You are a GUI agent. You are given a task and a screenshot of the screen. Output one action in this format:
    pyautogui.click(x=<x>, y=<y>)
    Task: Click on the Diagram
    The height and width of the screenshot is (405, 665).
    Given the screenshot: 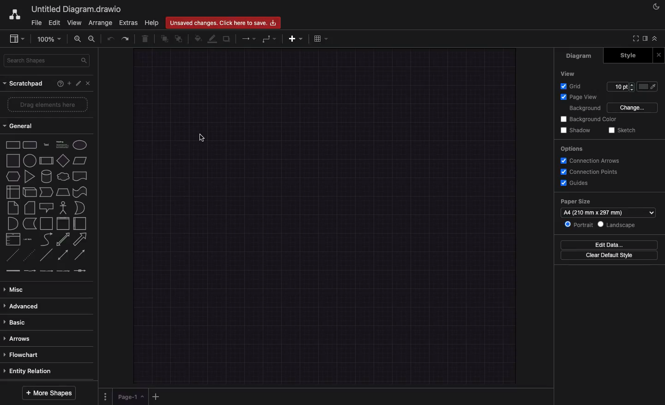 What is the action you would take?
    pyautogui.click(x=579, y=56)
    